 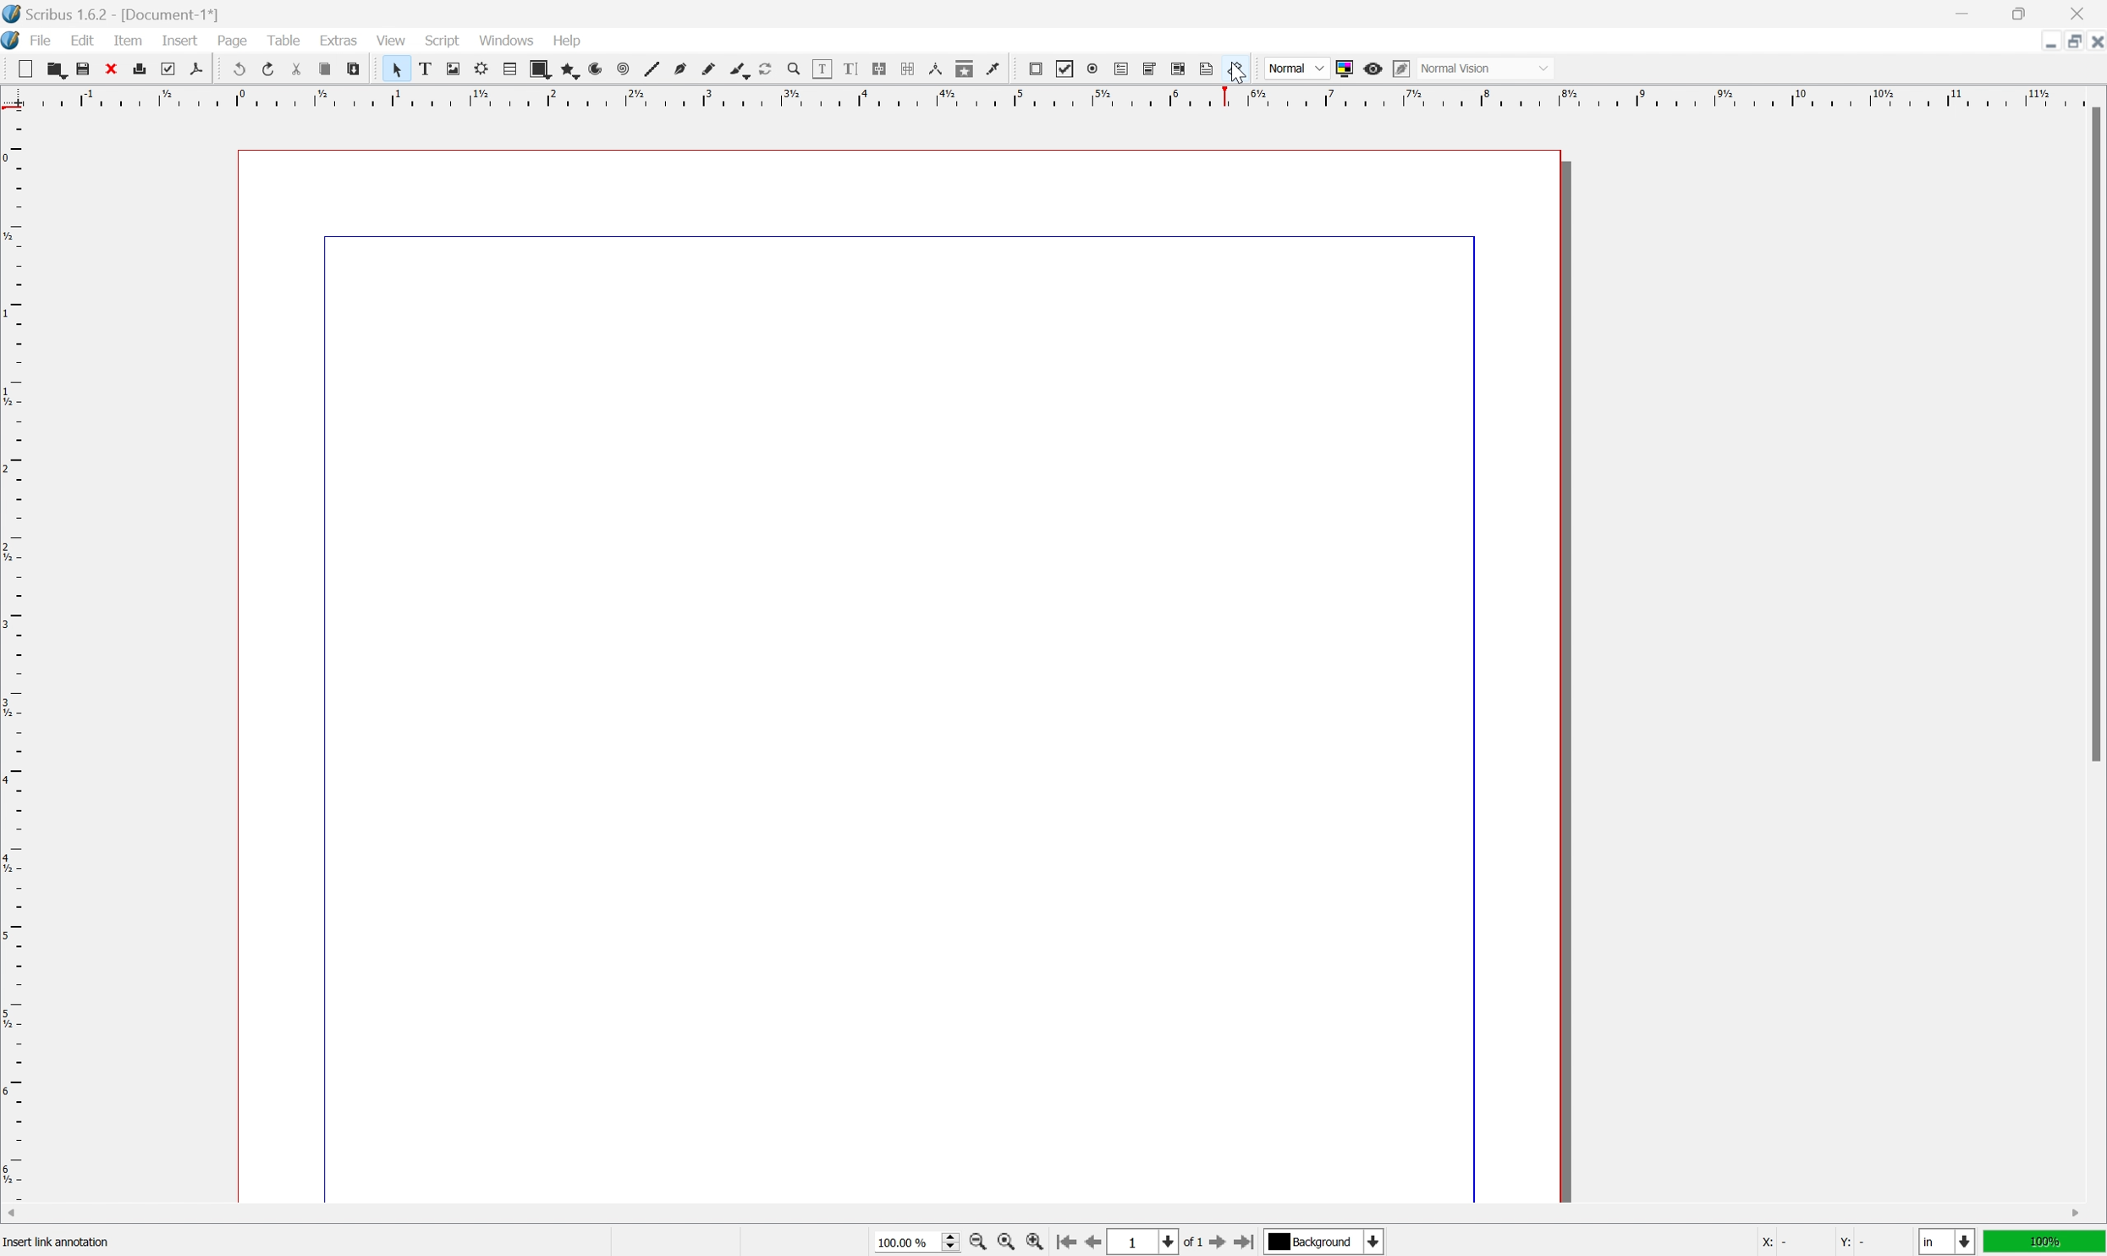 What do you see at coordinates (795, 69) in the screenshot?
I see `zoom in or zoom out` at bounding box center [795, 69].